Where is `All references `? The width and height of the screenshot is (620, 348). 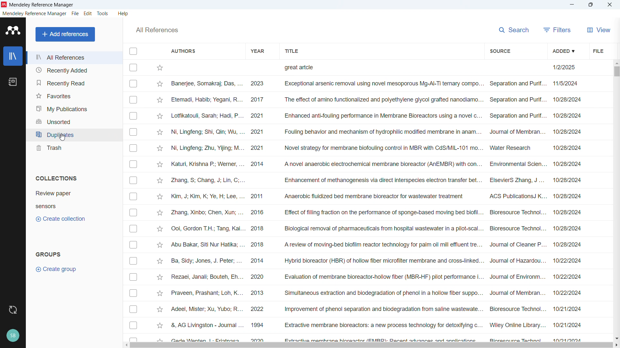 All references  is located at coordinates (74, 58).